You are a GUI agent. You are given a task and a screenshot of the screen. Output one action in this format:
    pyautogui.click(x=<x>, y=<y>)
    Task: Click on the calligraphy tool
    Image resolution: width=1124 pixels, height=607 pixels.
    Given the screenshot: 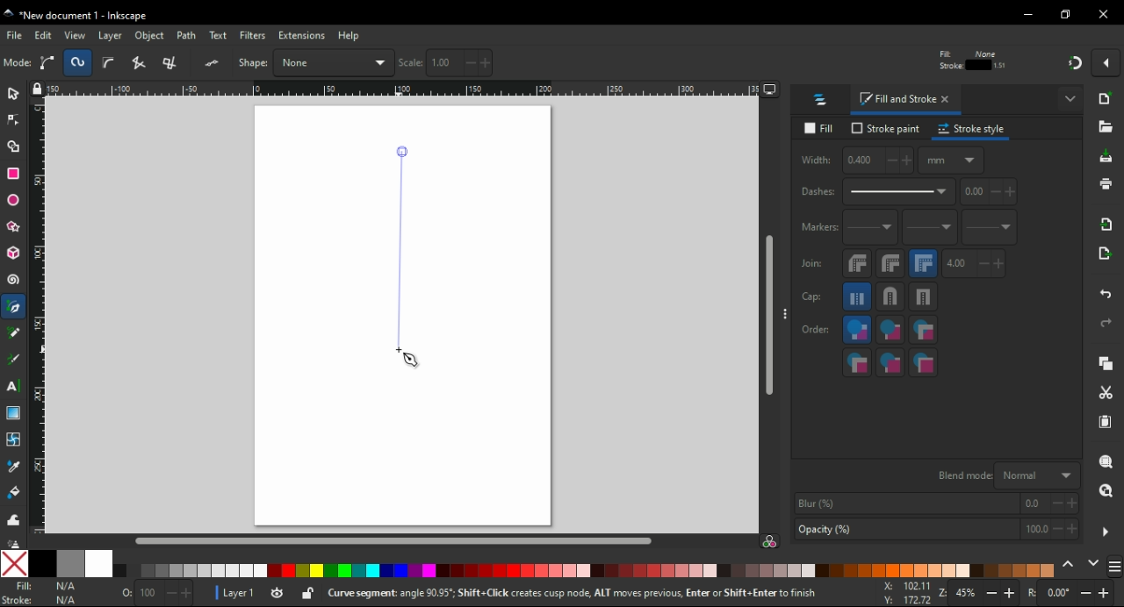 What is the action you would take?
    pyautogui.click(x=14, y=360)
    